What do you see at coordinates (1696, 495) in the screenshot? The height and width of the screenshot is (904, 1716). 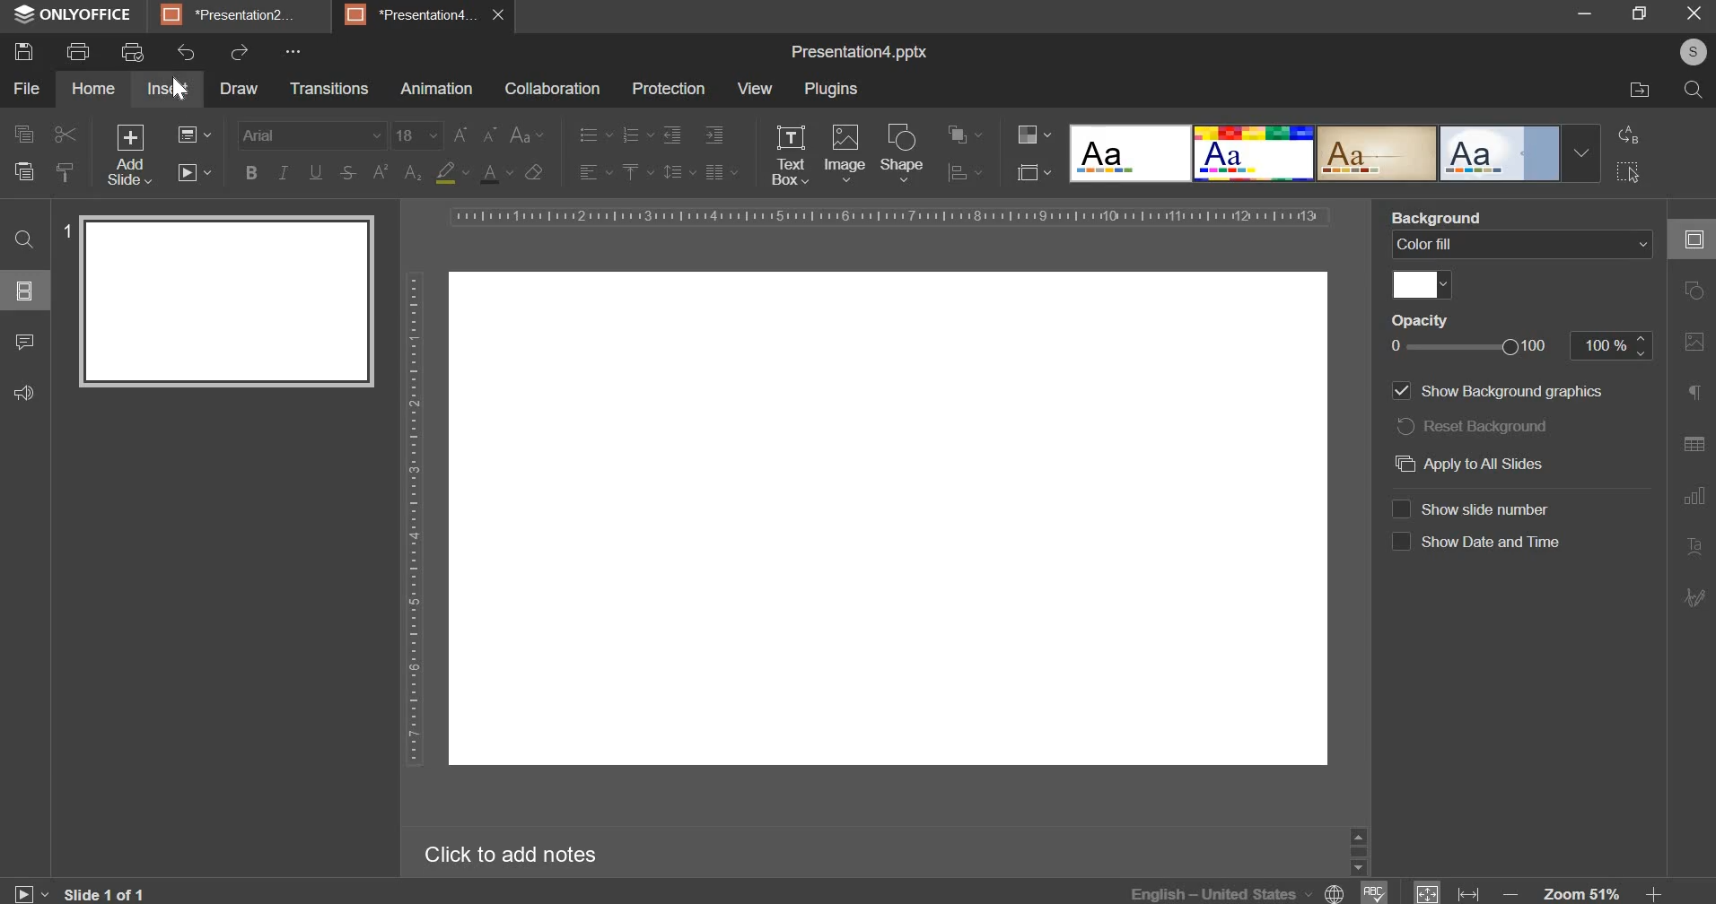 I see `chart settings` at bounding box center [1696, 495].